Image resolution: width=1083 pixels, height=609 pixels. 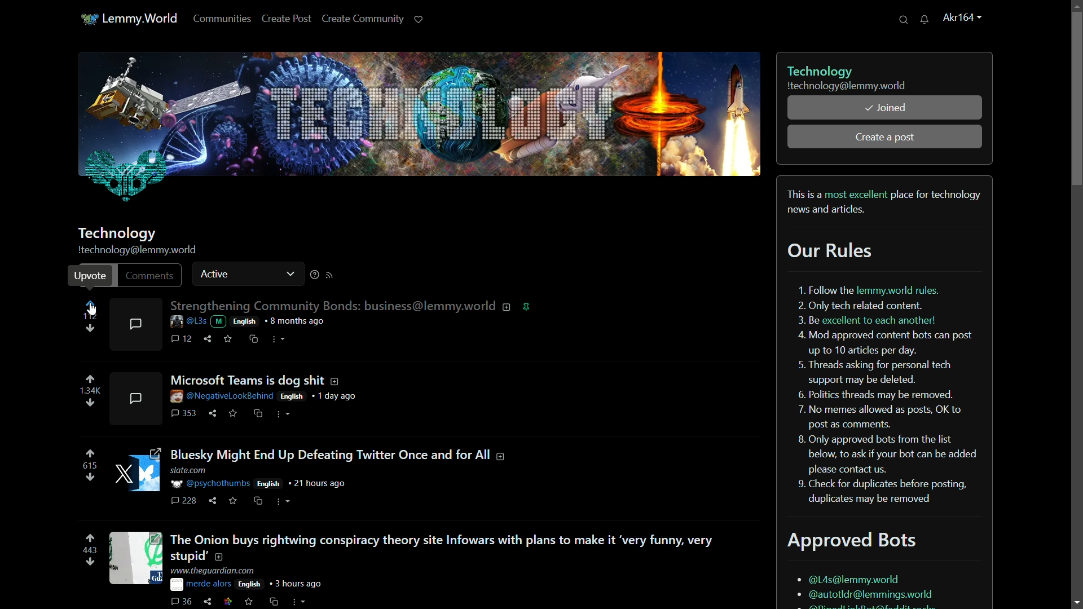 I want to click on link, so click(x=228, y=598).